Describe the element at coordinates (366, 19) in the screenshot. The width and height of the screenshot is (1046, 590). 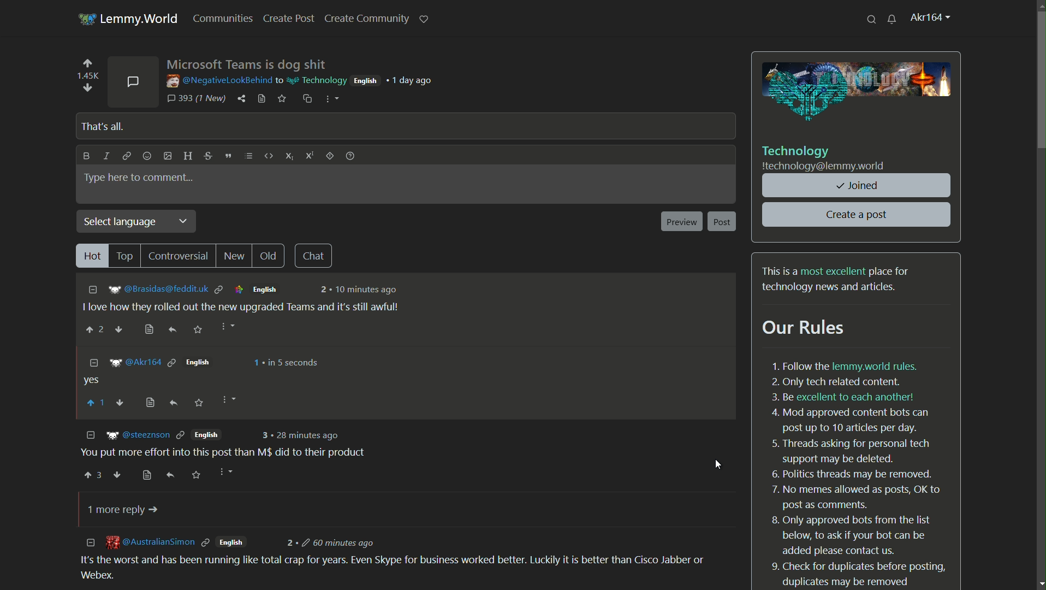
I see `create community` at that location.